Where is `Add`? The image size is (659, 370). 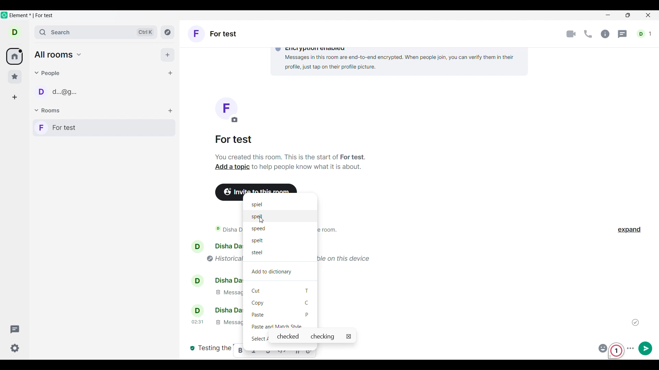
Add is located at coordinates (167, 55).